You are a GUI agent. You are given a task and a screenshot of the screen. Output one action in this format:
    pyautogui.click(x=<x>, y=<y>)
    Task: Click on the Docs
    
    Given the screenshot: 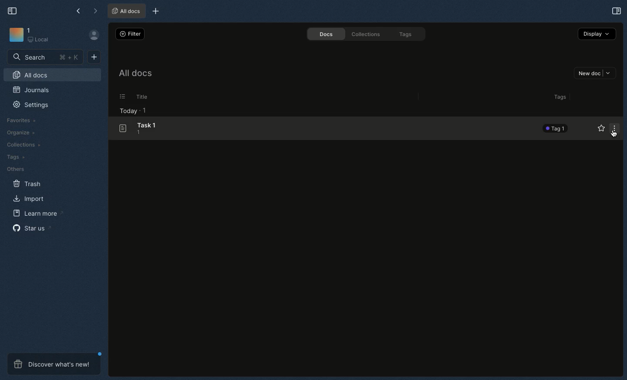 What is the action you would take?
    pyautogui.click(x=324, y=33)
    